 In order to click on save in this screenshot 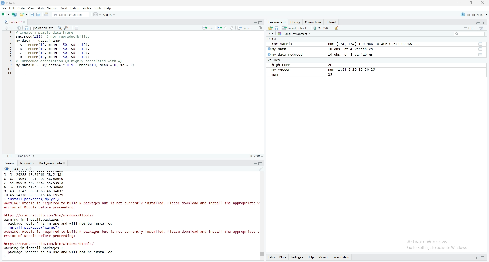, I will do `click(26, 28)`.